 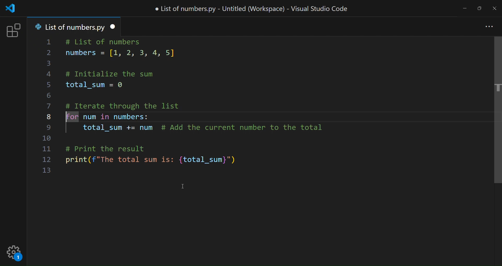 I want to click on maximize, so click(x=481, y=7).